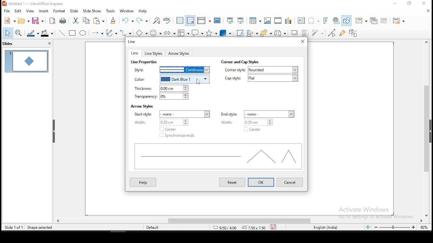  Describe the element at coordinates (61, 10) in the screenshot. I see `format` at that location.